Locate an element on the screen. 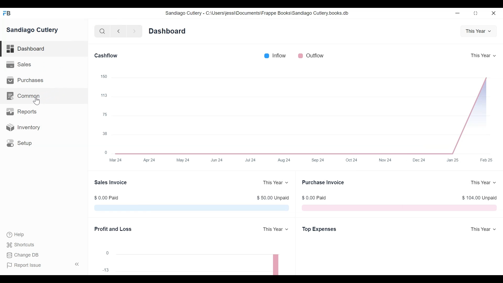 The height and width of the screenshot is (283, 503). Inventory is located at coordinates (24, 128).